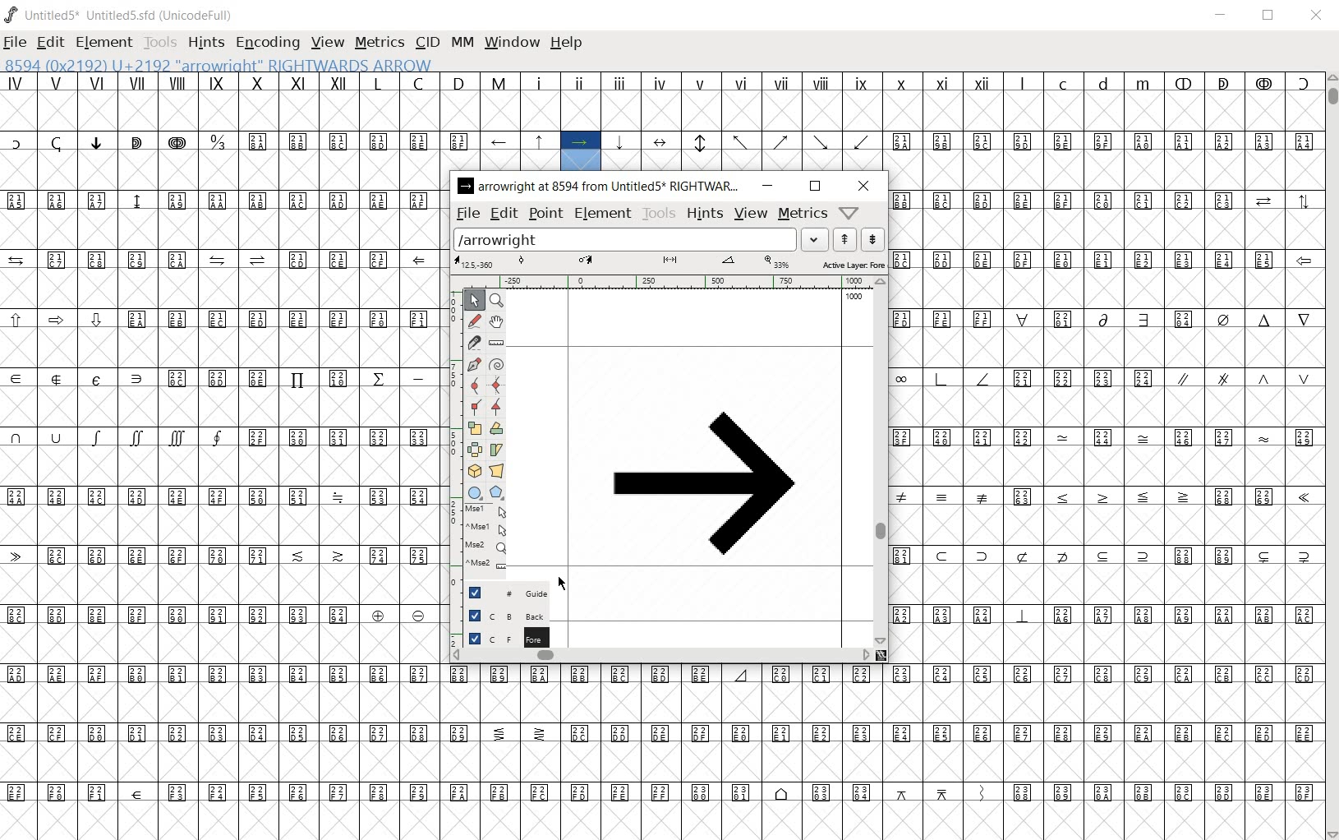  I want to click on point, so click(545, 215).